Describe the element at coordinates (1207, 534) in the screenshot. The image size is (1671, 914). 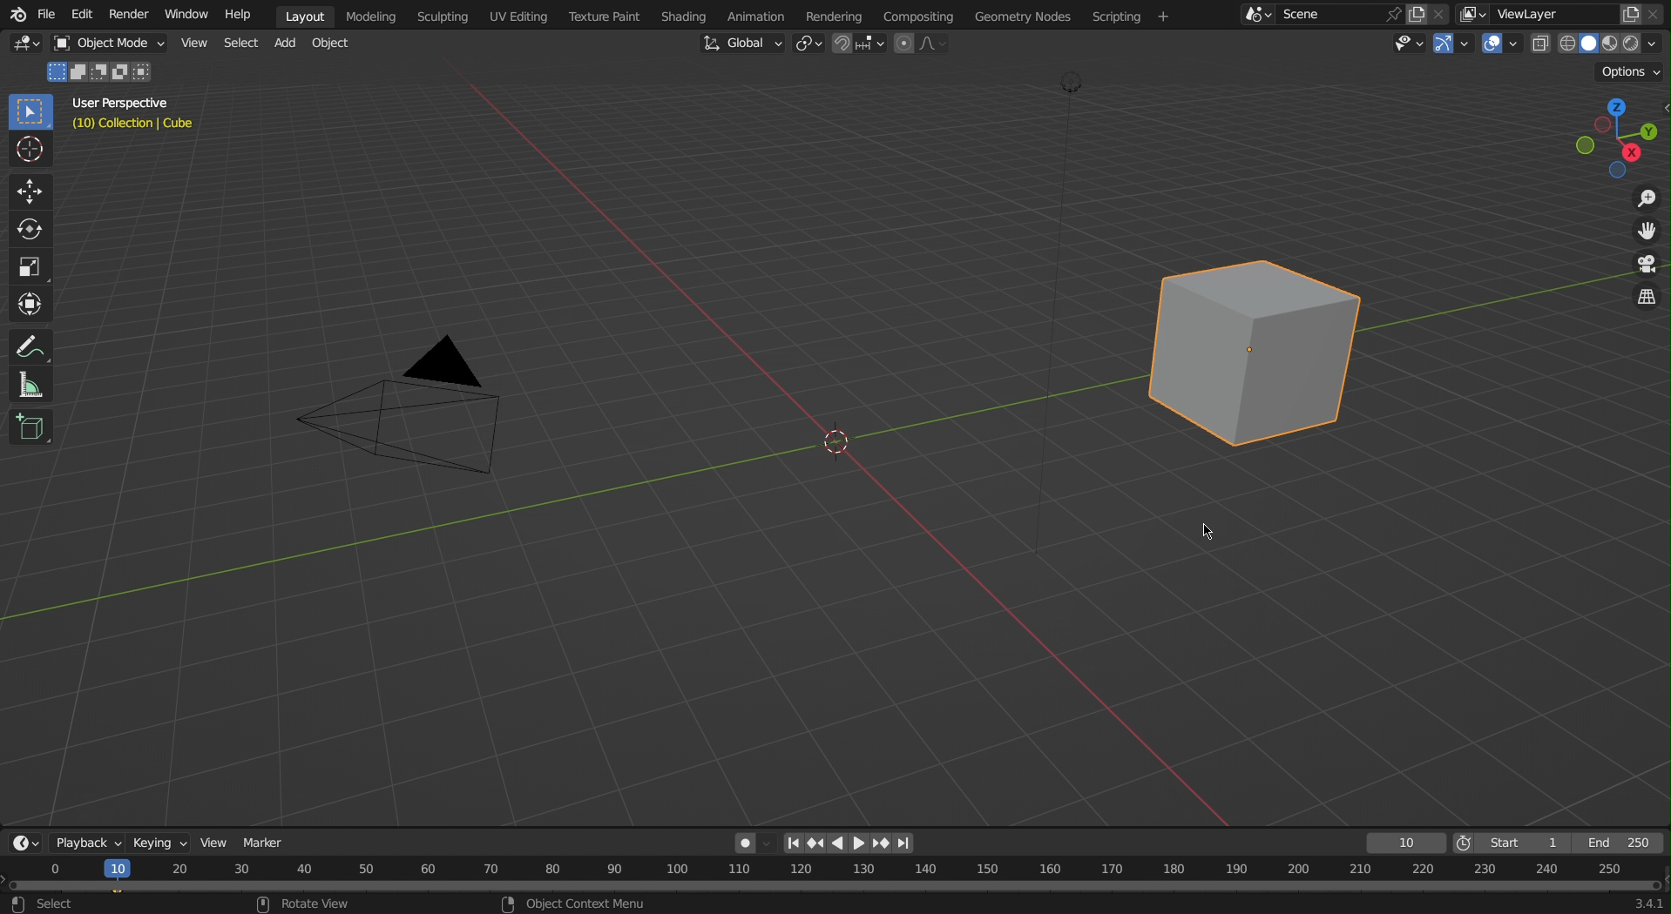
I see `Cursor` at that location.